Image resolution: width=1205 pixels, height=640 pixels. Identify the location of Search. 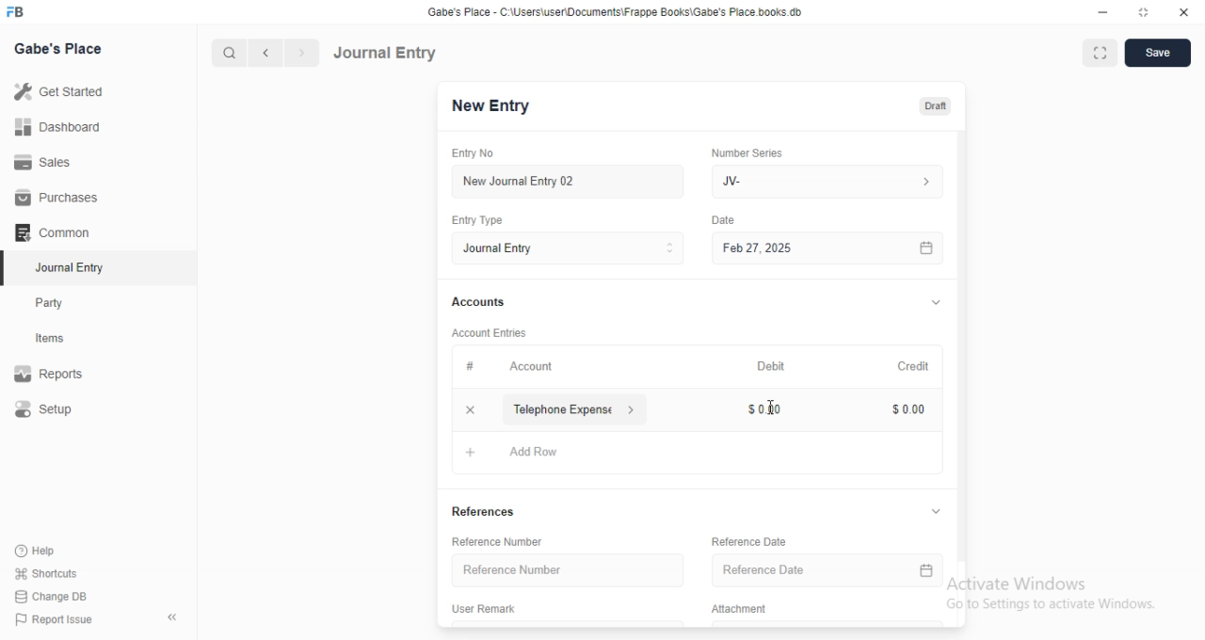
(225, 53).